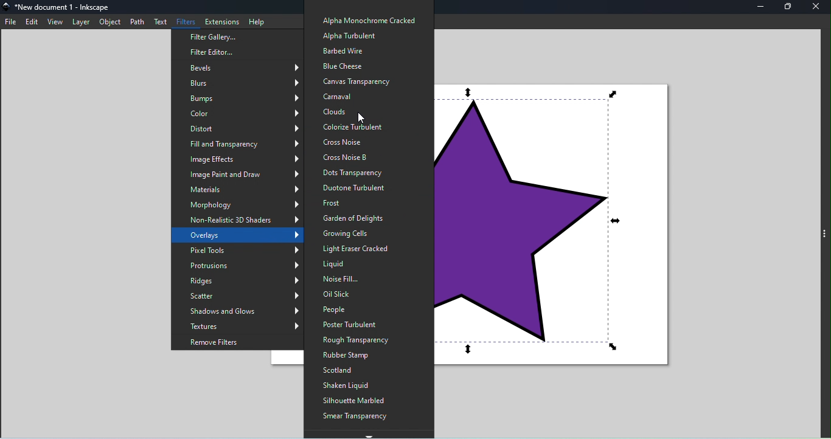  What do you see at coordinates (361, 250) in the screenshot?
I see `Light eraser cracked` at bounding box center [361, 250].